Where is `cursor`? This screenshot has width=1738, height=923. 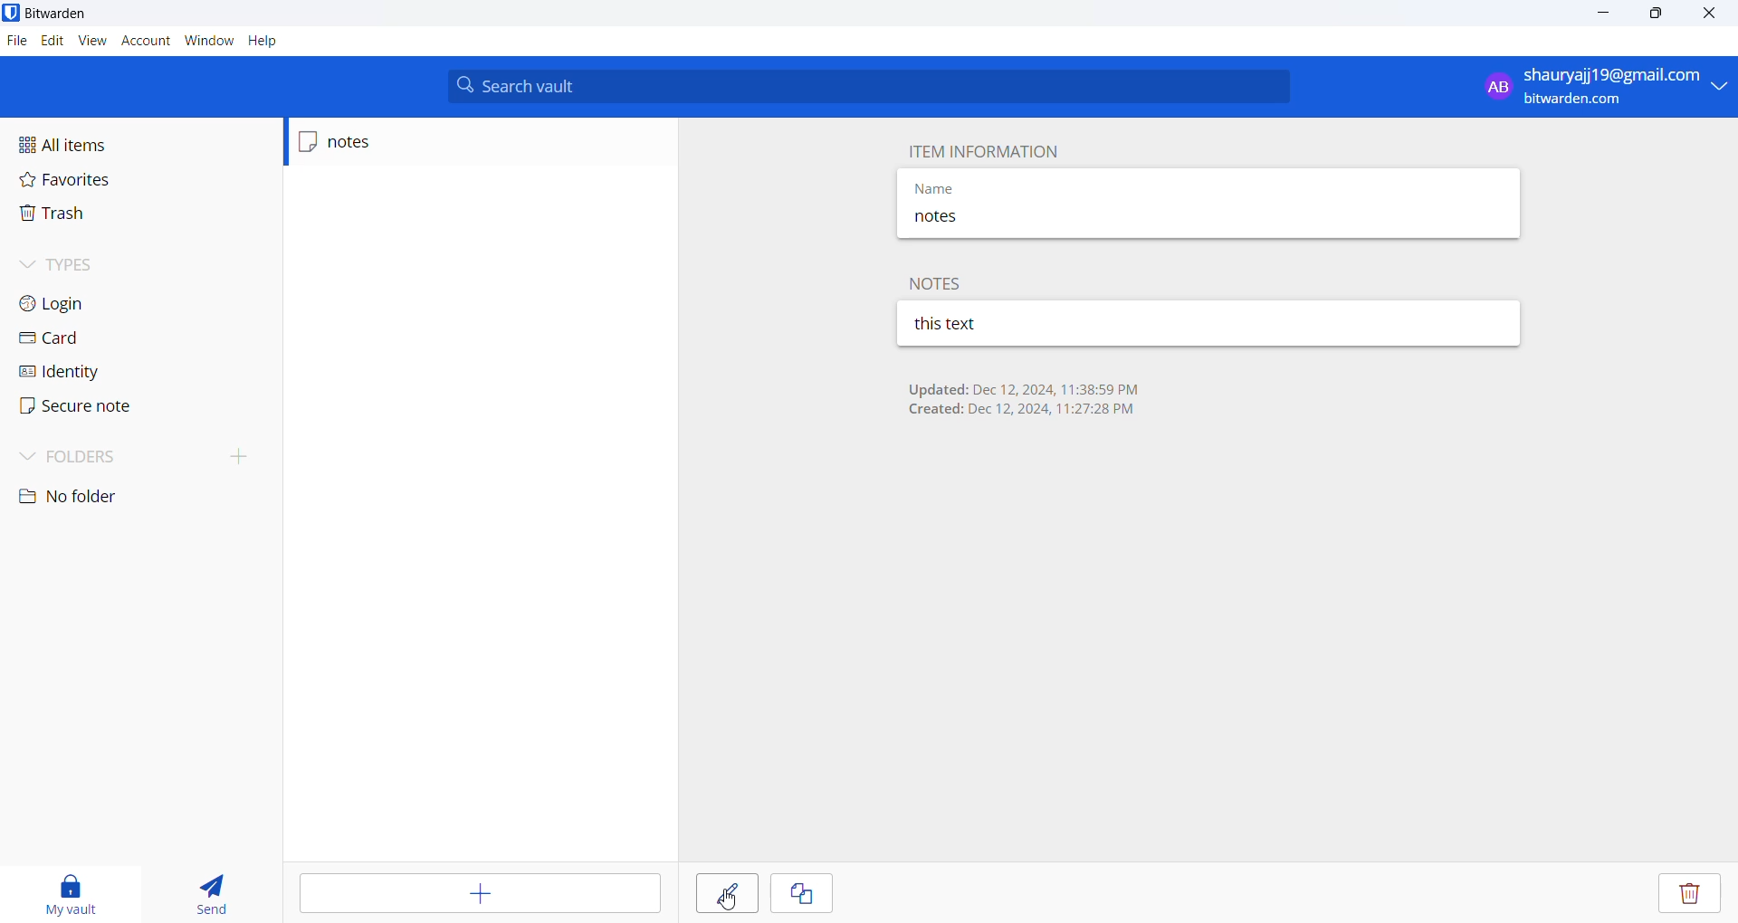
cursor is located at coordinates (726, 899).